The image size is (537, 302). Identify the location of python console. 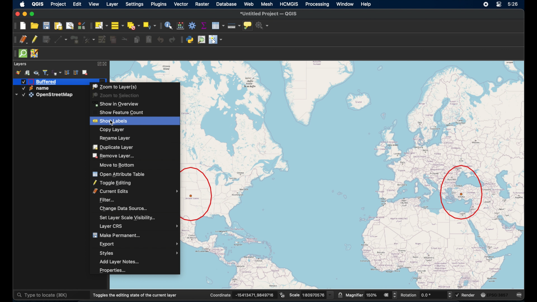
(190, 39).